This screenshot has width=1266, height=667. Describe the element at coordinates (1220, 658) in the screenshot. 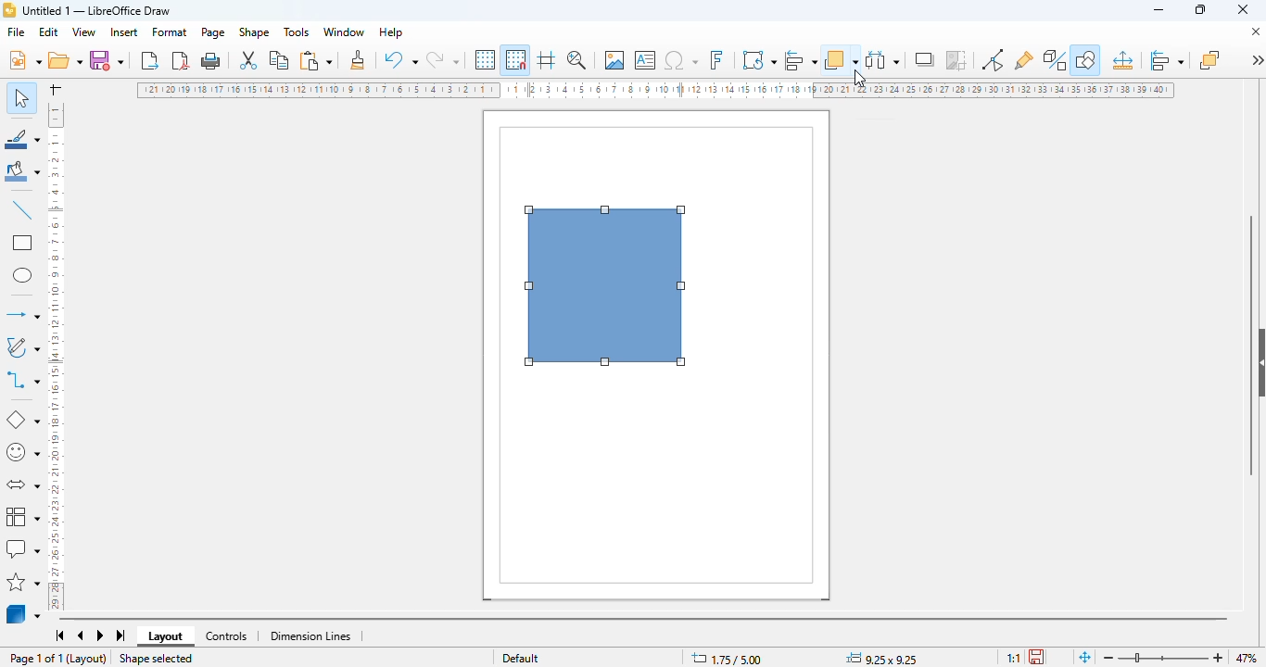

I see `zoom in` at that location.